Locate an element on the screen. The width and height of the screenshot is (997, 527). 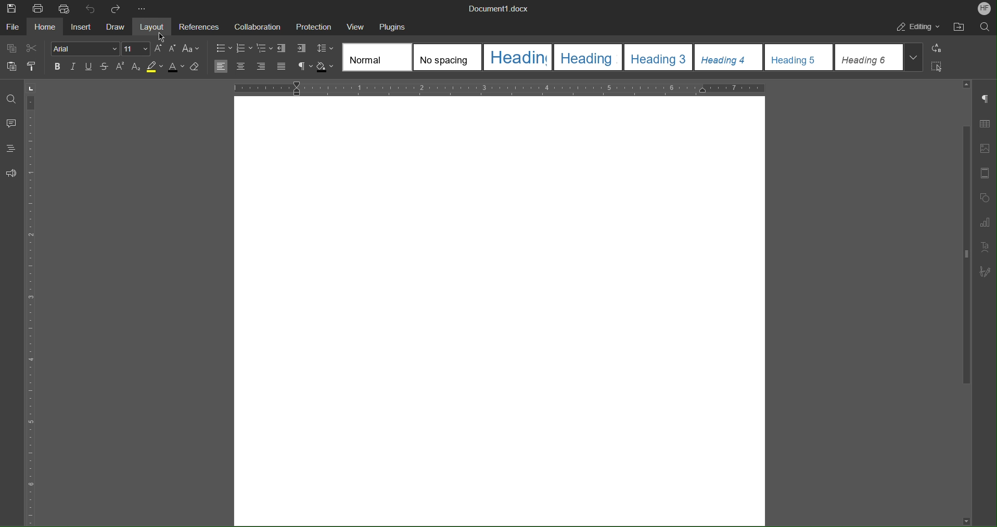
Remove Style is located at coordinates (196, 67).